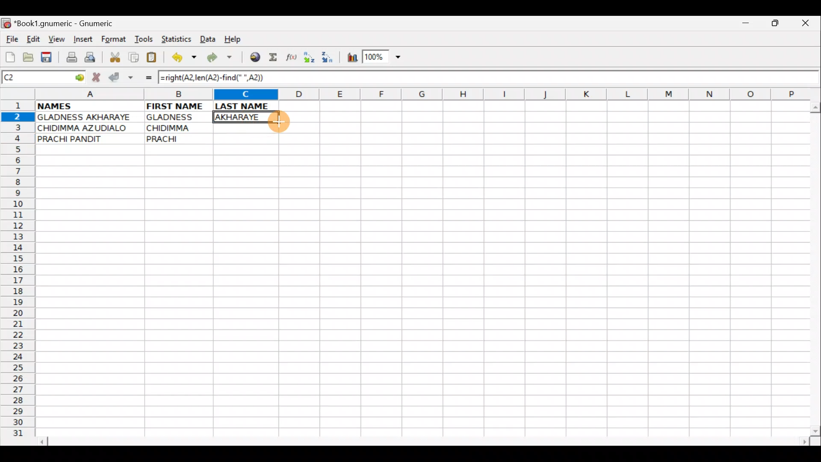  I want to click on Tools, so click(145, 39).